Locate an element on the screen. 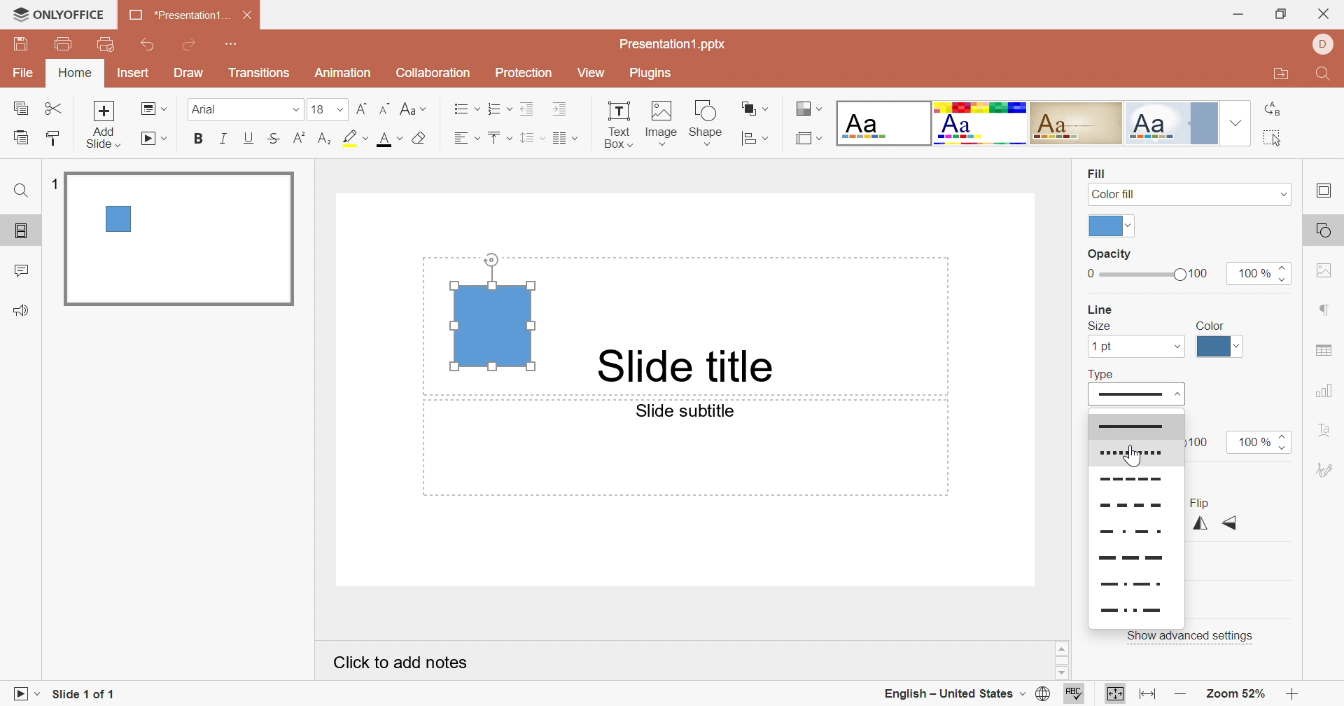 This screenshot has height=706, width=1344. Fill color is located at coordinates (417, 139).